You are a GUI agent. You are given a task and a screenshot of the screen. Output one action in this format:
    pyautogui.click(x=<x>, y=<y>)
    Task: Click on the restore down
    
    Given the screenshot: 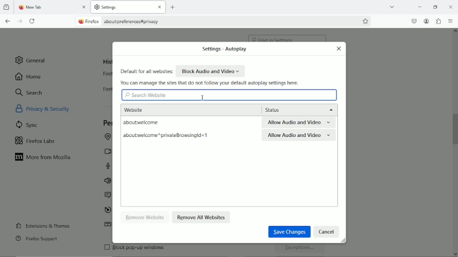 What is the action you would take?
    pyautogui.click(x=435, y=6)
    